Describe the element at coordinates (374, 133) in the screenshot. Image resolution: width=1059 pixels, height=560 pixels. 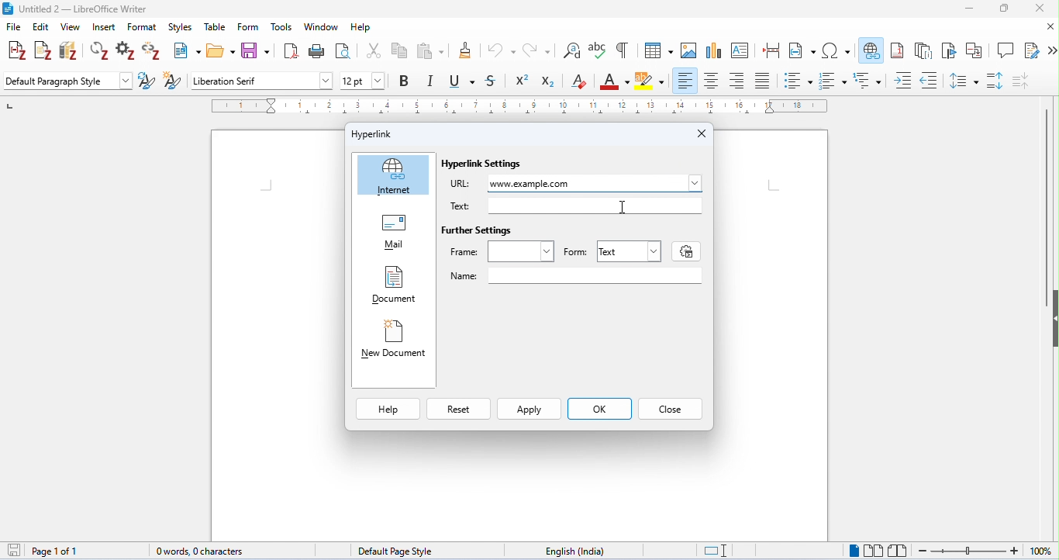
I see `Hyperlink` at that location.